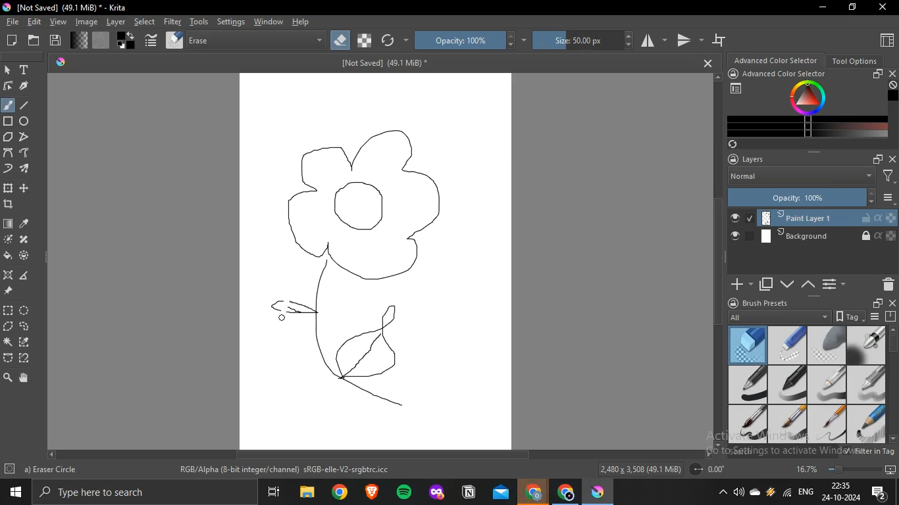 This screenshot has height=505, width=899. Describe the element at coordinates (688, 43) in the screenshot. I see `vertical mirror tool` at that location.